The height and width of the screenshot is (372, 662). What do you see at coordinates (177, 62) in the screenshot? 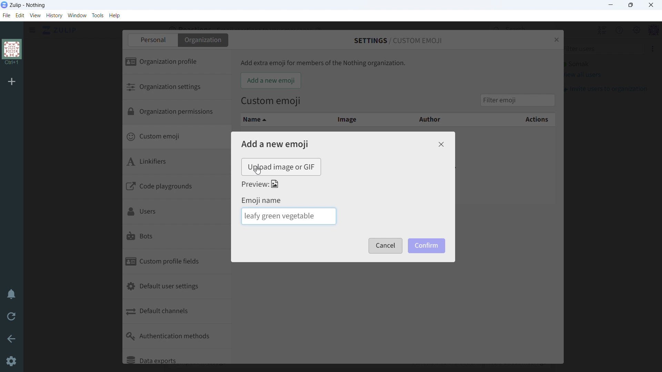
I see `organization profile` at bounding box center [177, 62].